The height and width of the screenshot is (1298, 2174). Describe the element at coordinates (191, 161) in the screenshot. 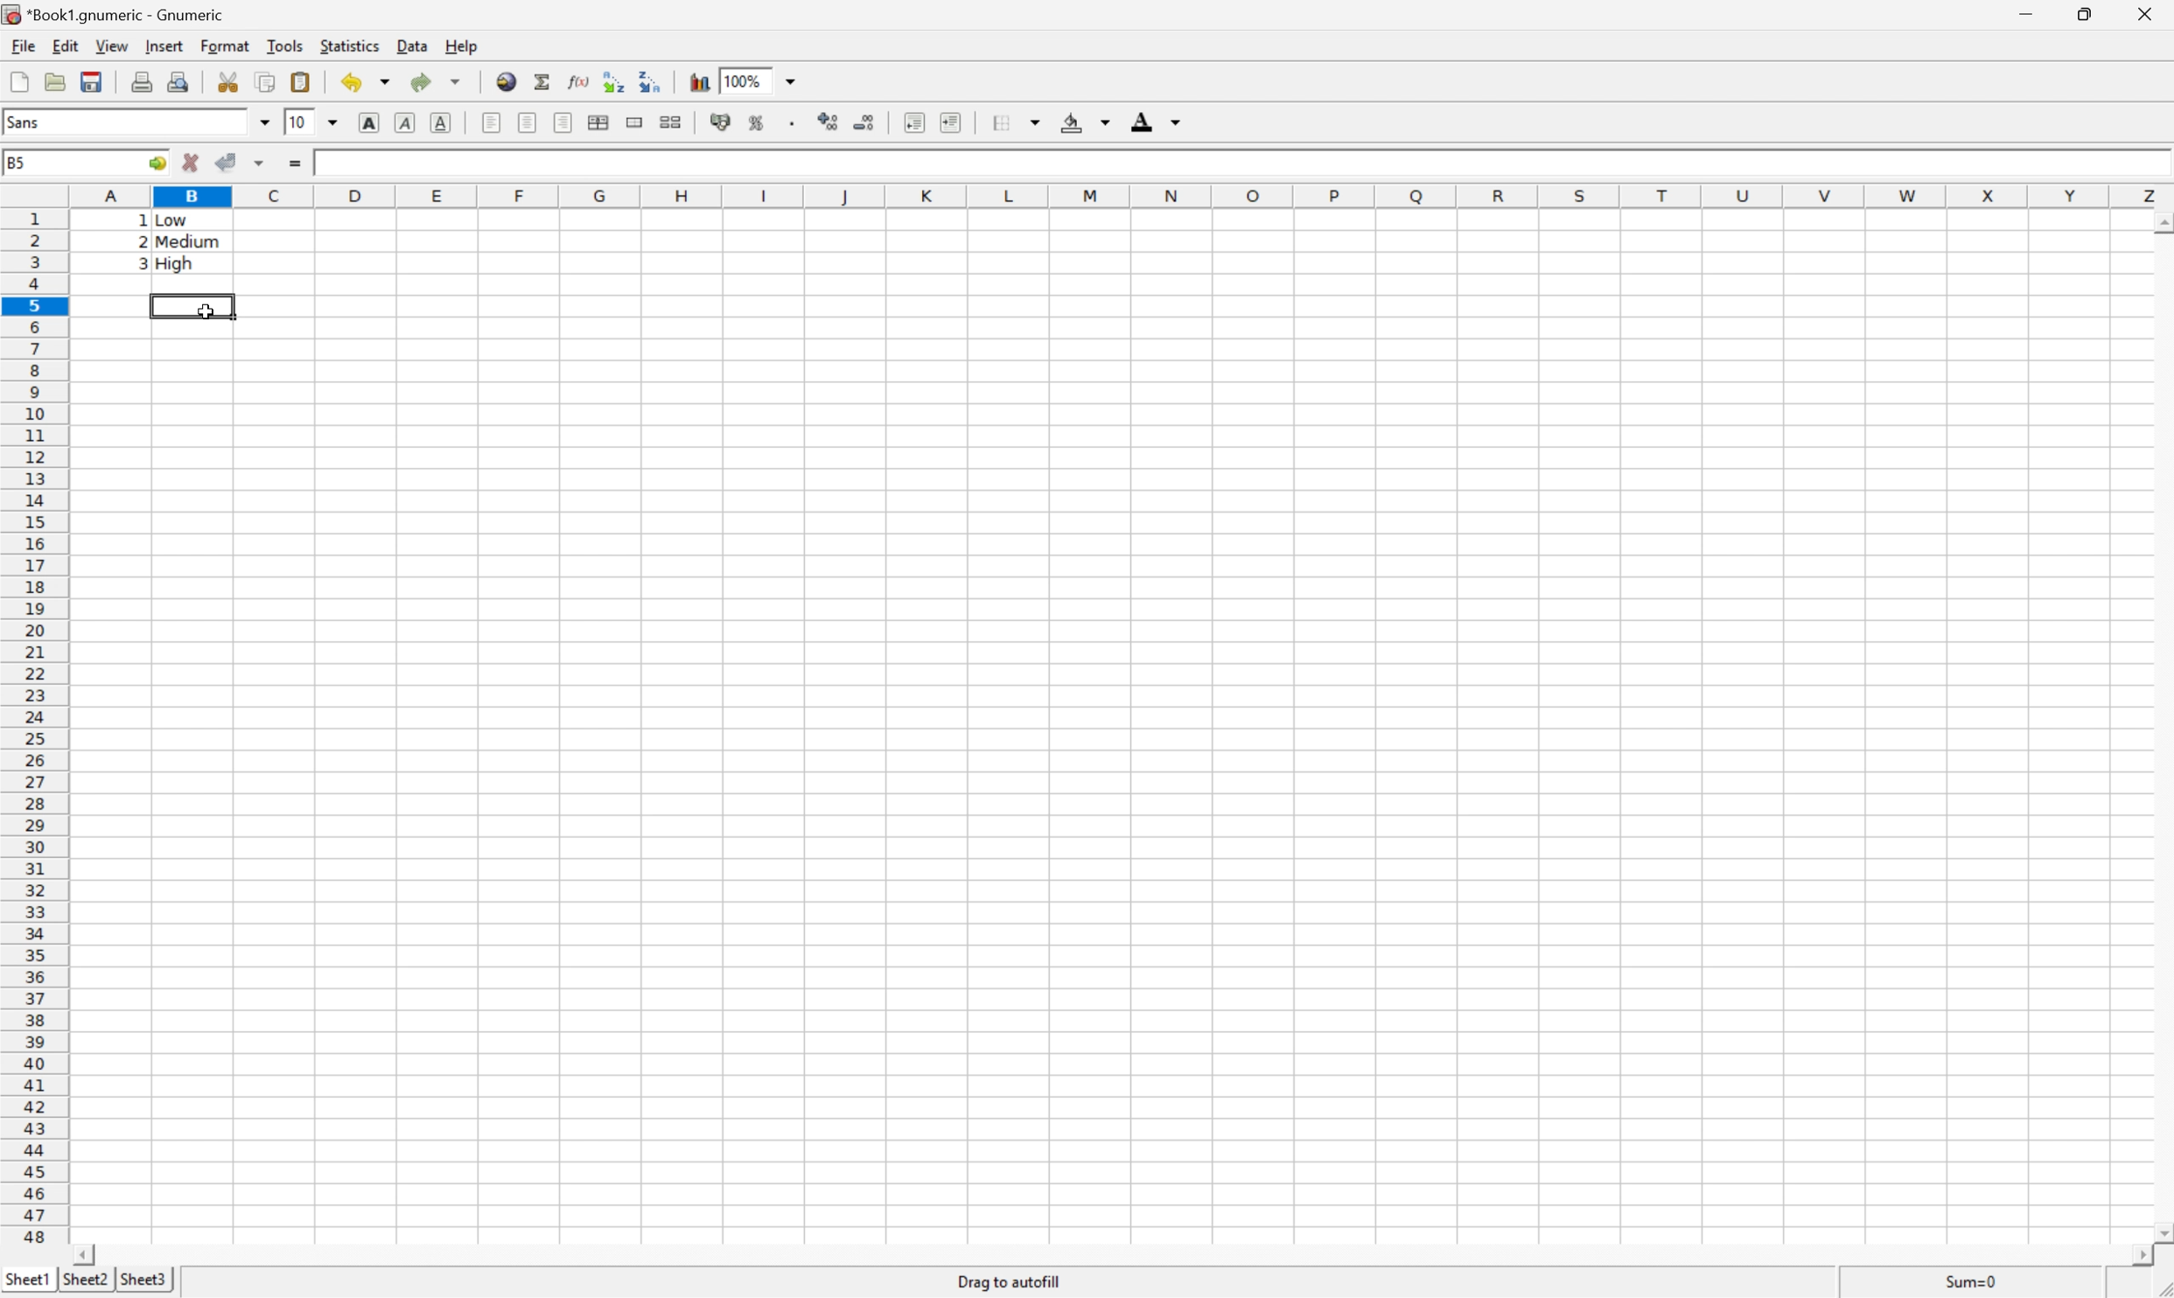

I see `Cancel changes` at that location.